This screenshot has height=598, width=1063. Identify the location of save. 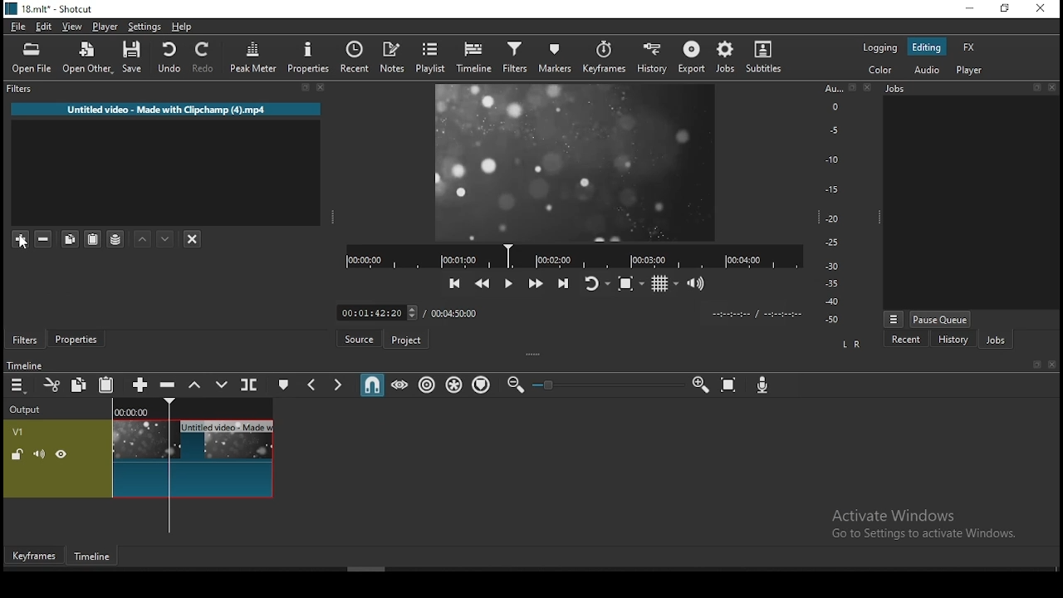
(132, 56).